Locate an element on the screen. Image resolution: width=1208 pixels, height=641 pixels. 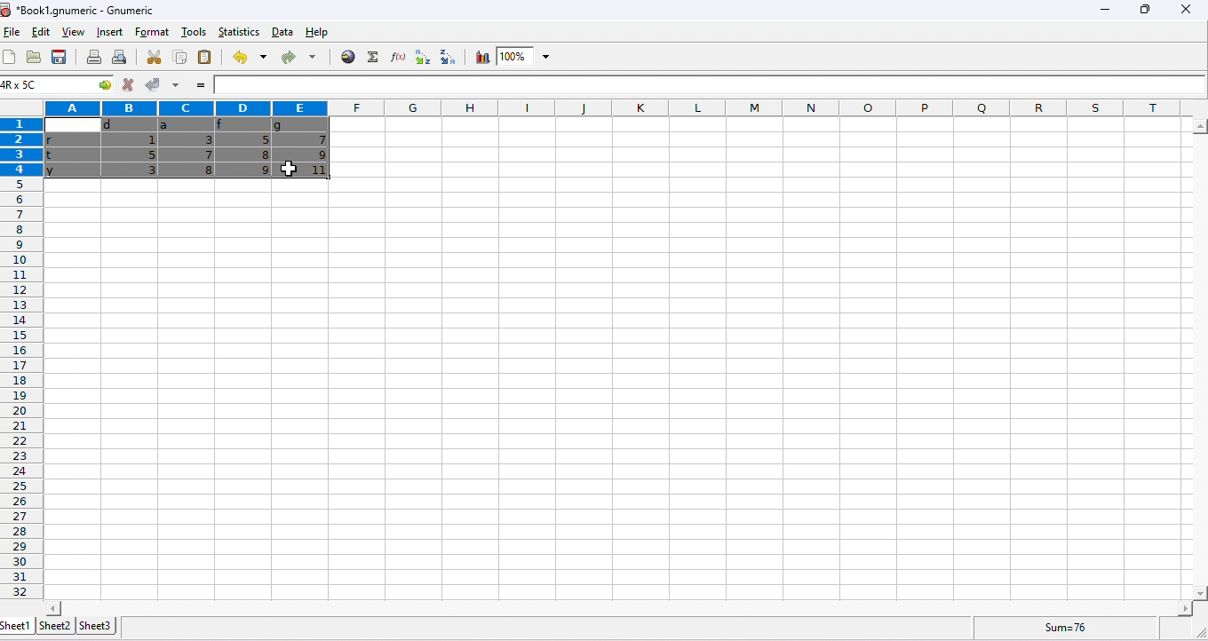
paste is located at coordinates (206, 59).